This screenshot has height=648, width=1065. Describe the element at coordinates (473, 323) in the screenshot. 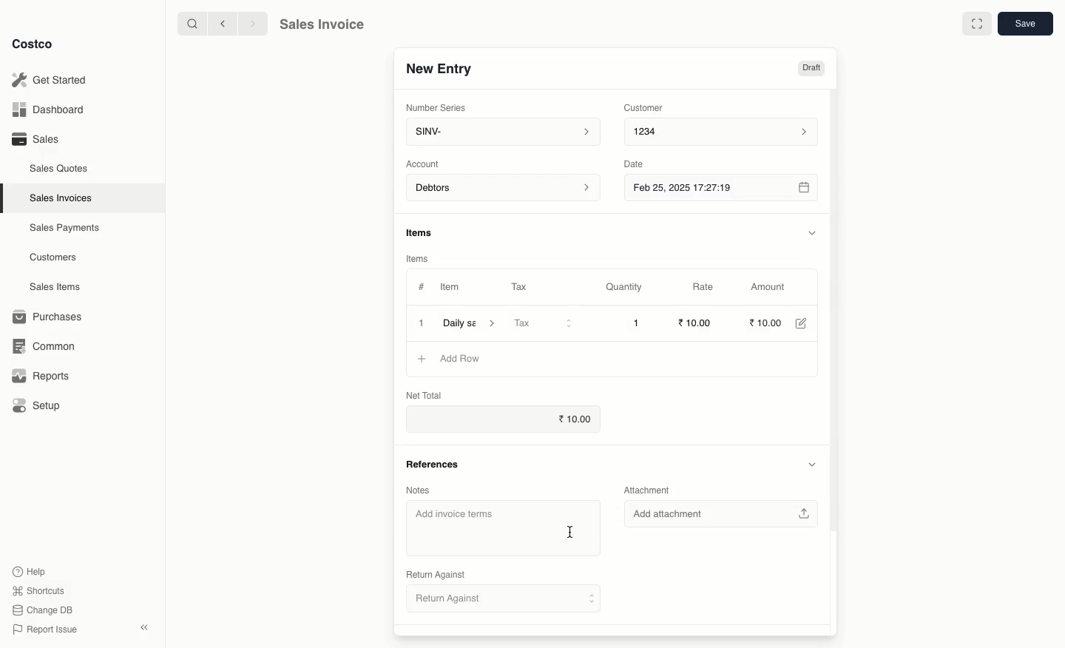

I see `Daily sa` at that location.